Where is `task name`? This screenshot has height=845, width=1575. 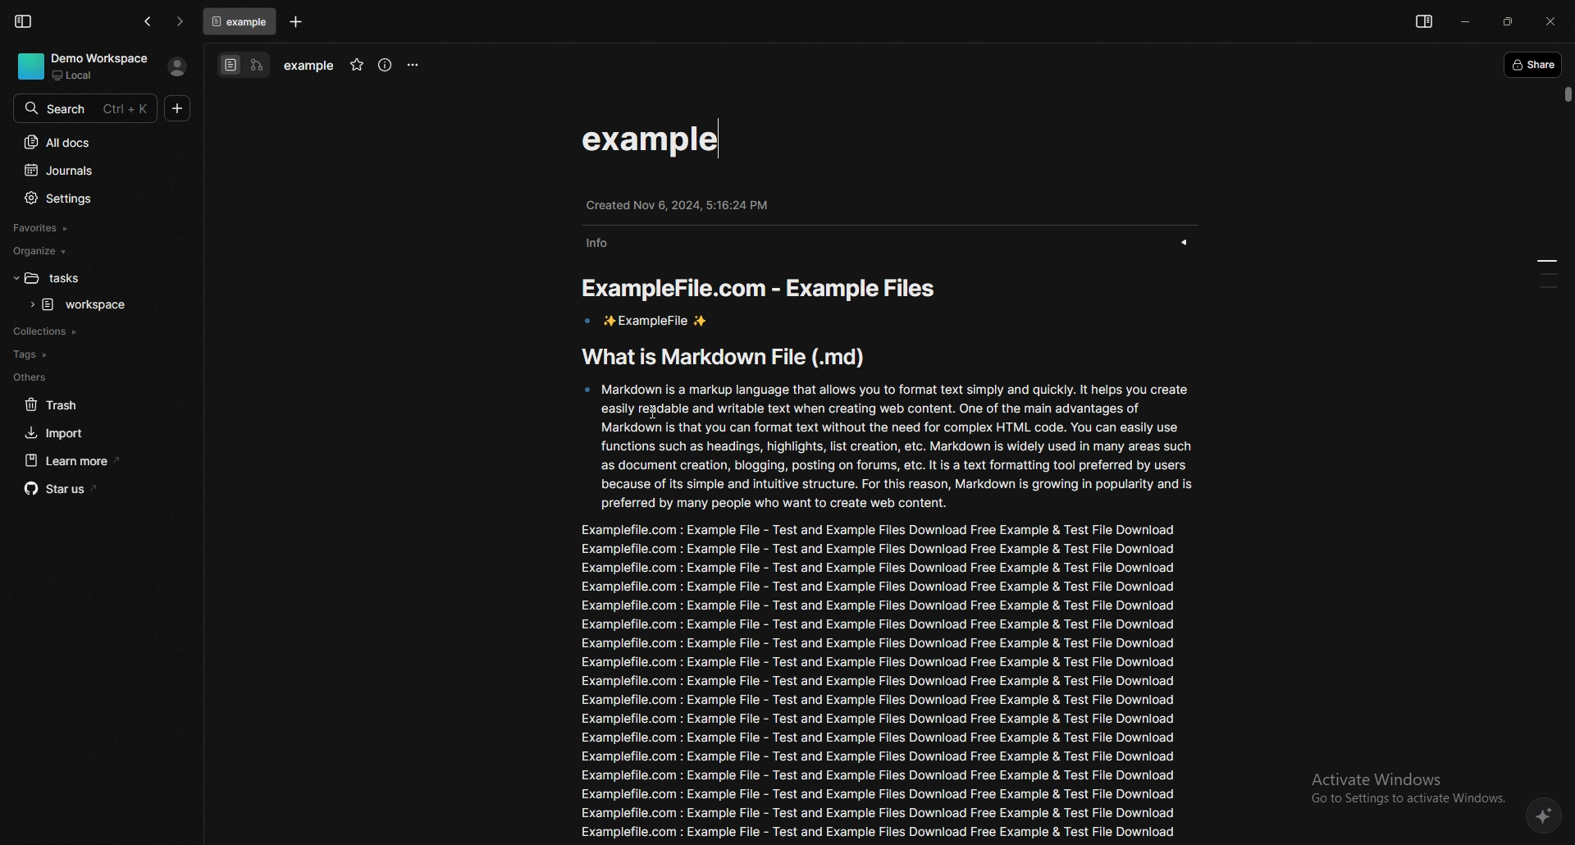 task name is located at coordinates (675, 139).